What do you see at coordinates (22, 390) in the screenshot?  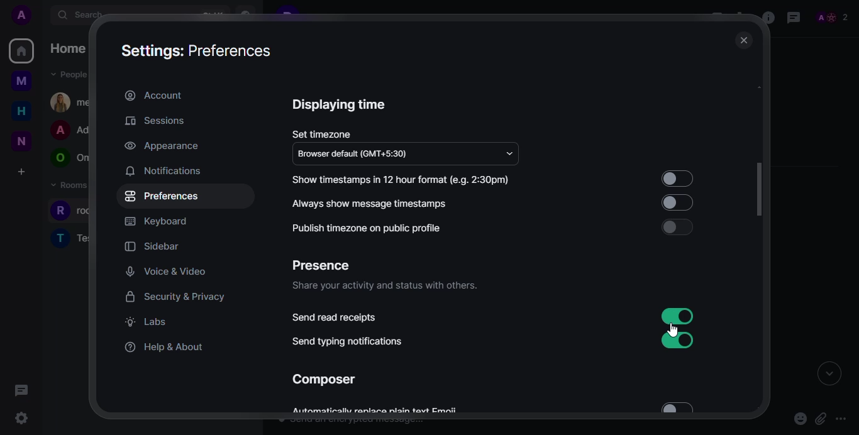 I see `threads` at bounding box center [22, 390].